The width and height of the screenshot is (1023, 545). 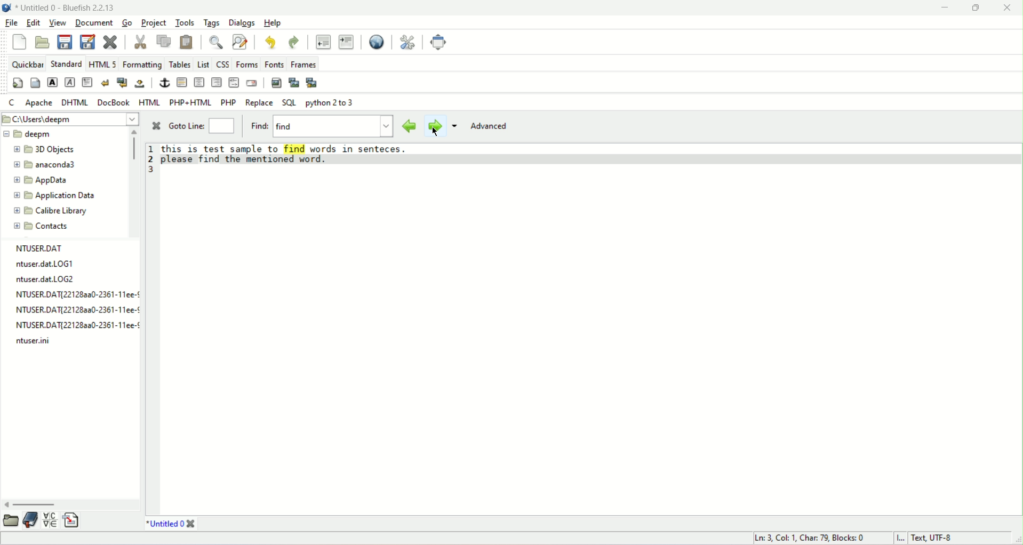 What do you see at coordinates (139, 40) in the screenshot?
I see `cut` at bounding box center [139, 40].